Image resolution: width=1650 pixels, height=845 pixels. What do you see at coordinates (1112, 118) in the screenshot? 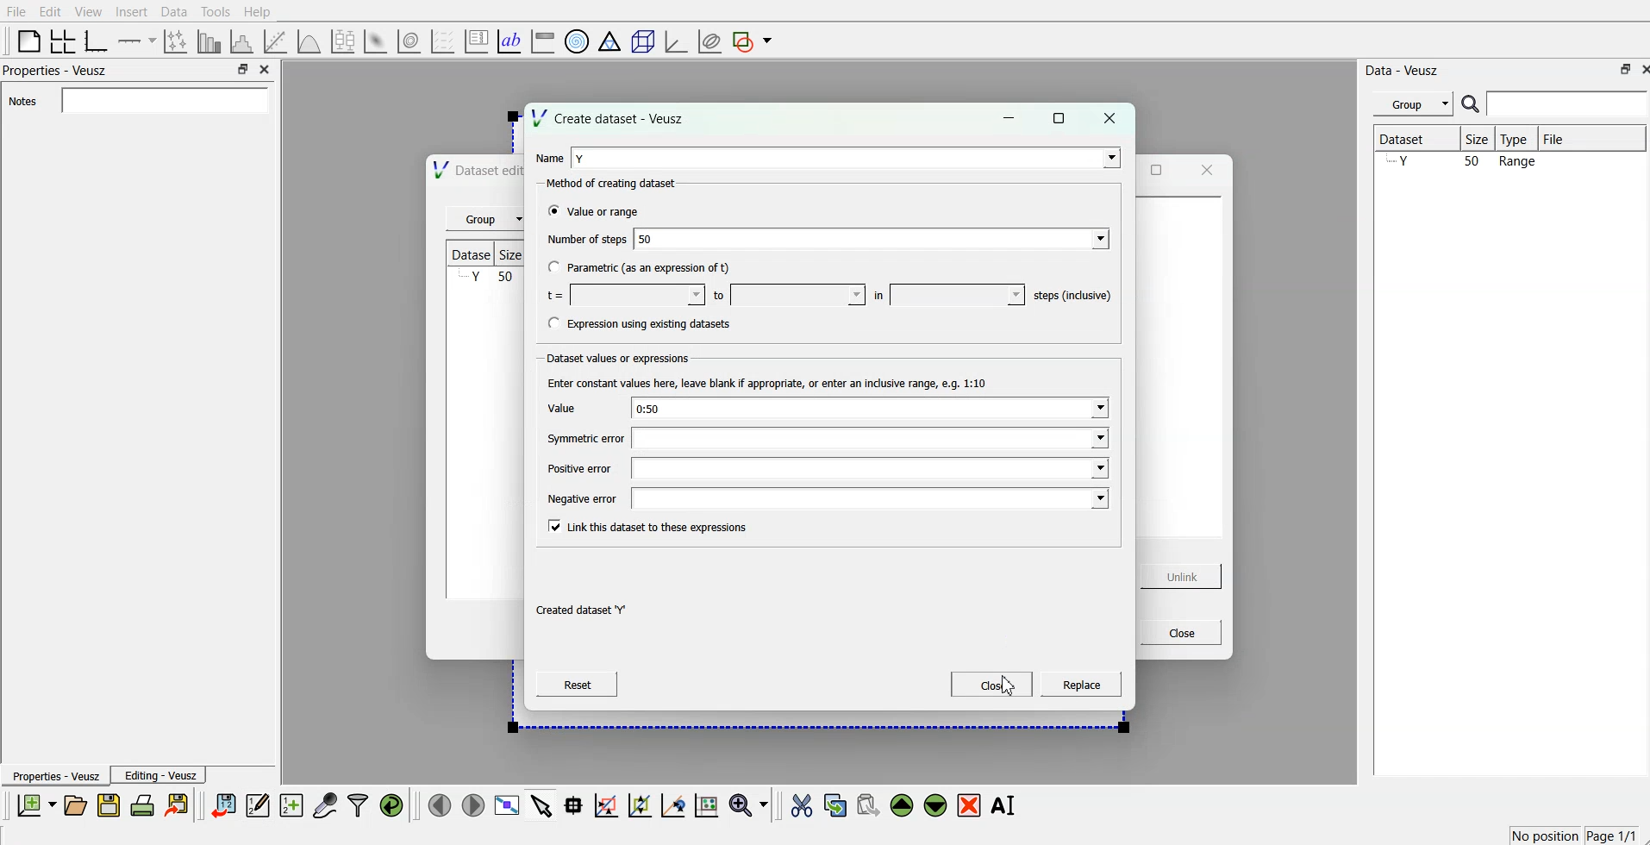
I see `close` at bounding box center [1112, 118].